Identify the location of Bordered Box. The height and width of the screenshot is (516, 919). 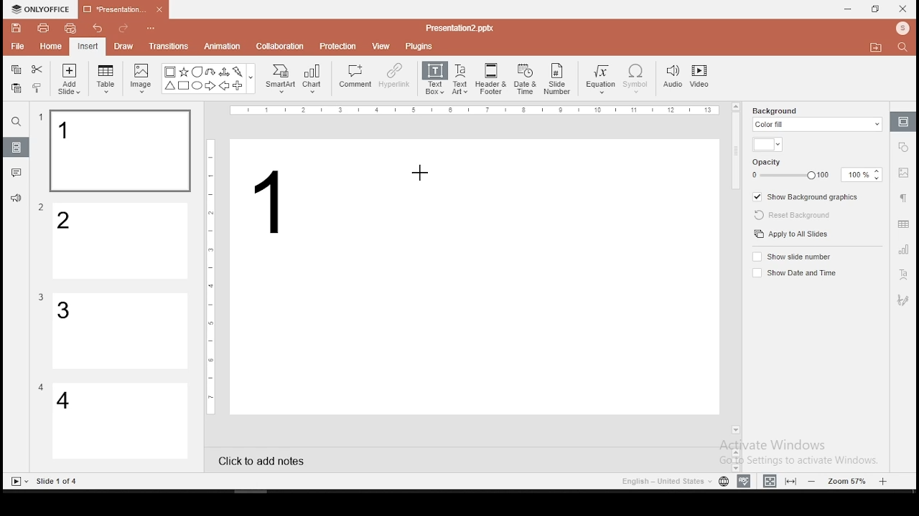
(170, 72).